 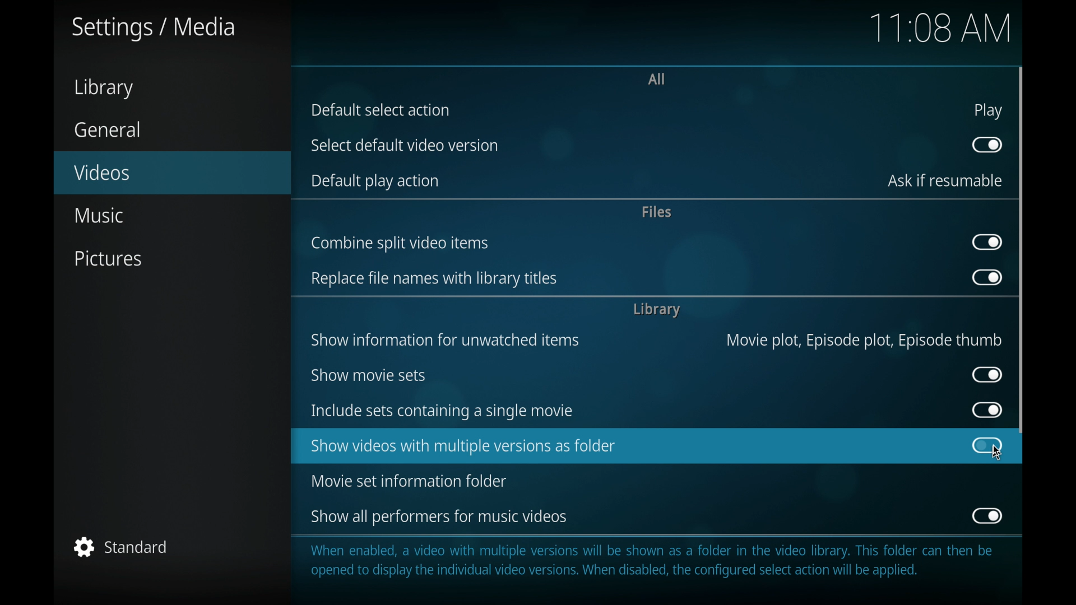 What do you see at coordinates (103, 89) in the screenshot?
I see `library` at bounding box center [103, 89].